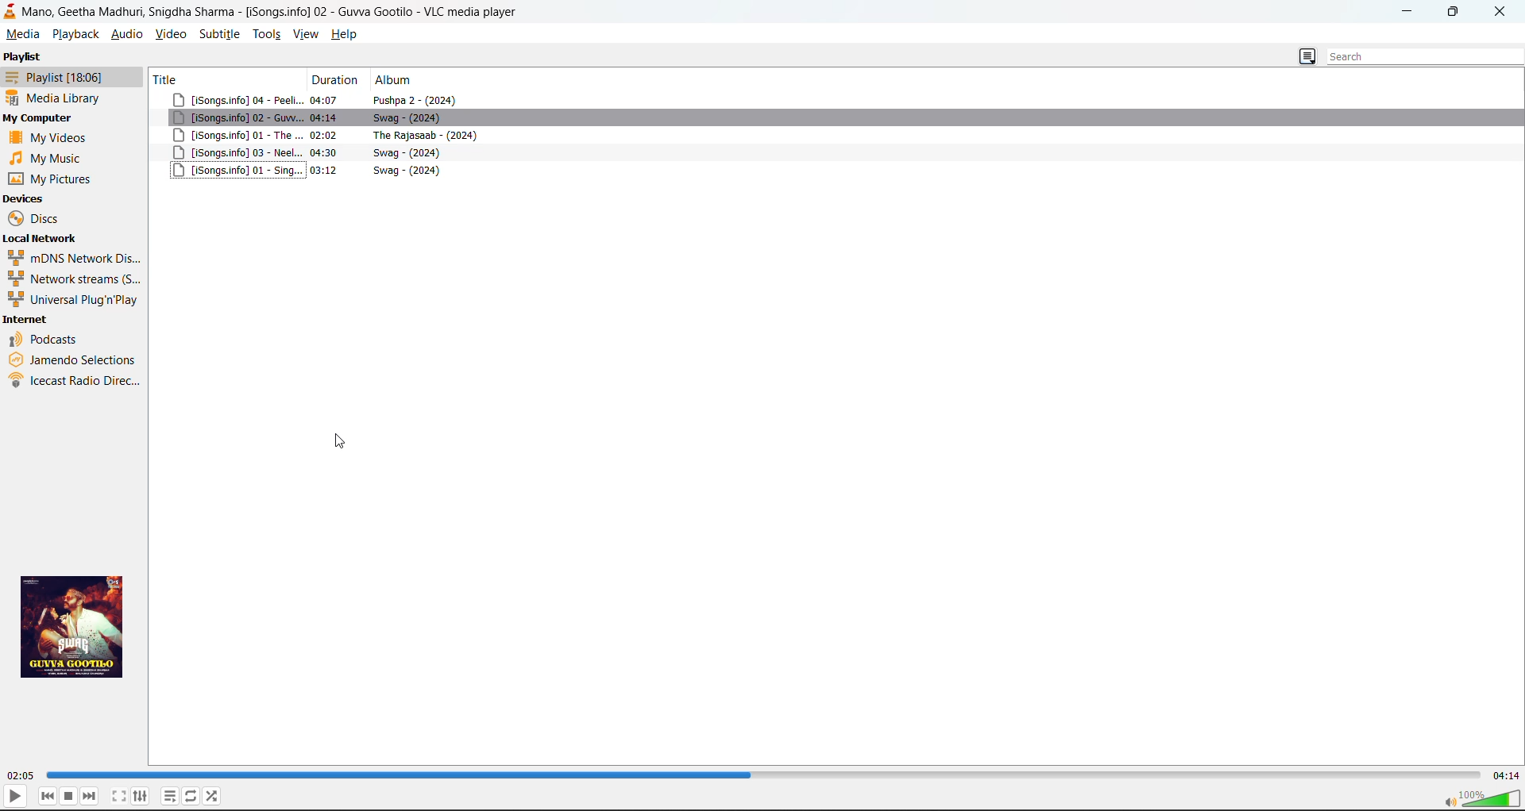  What do you see at coordinates (37, 218) in the screenshot?
I see `discs` at bounding box center [37, 218].